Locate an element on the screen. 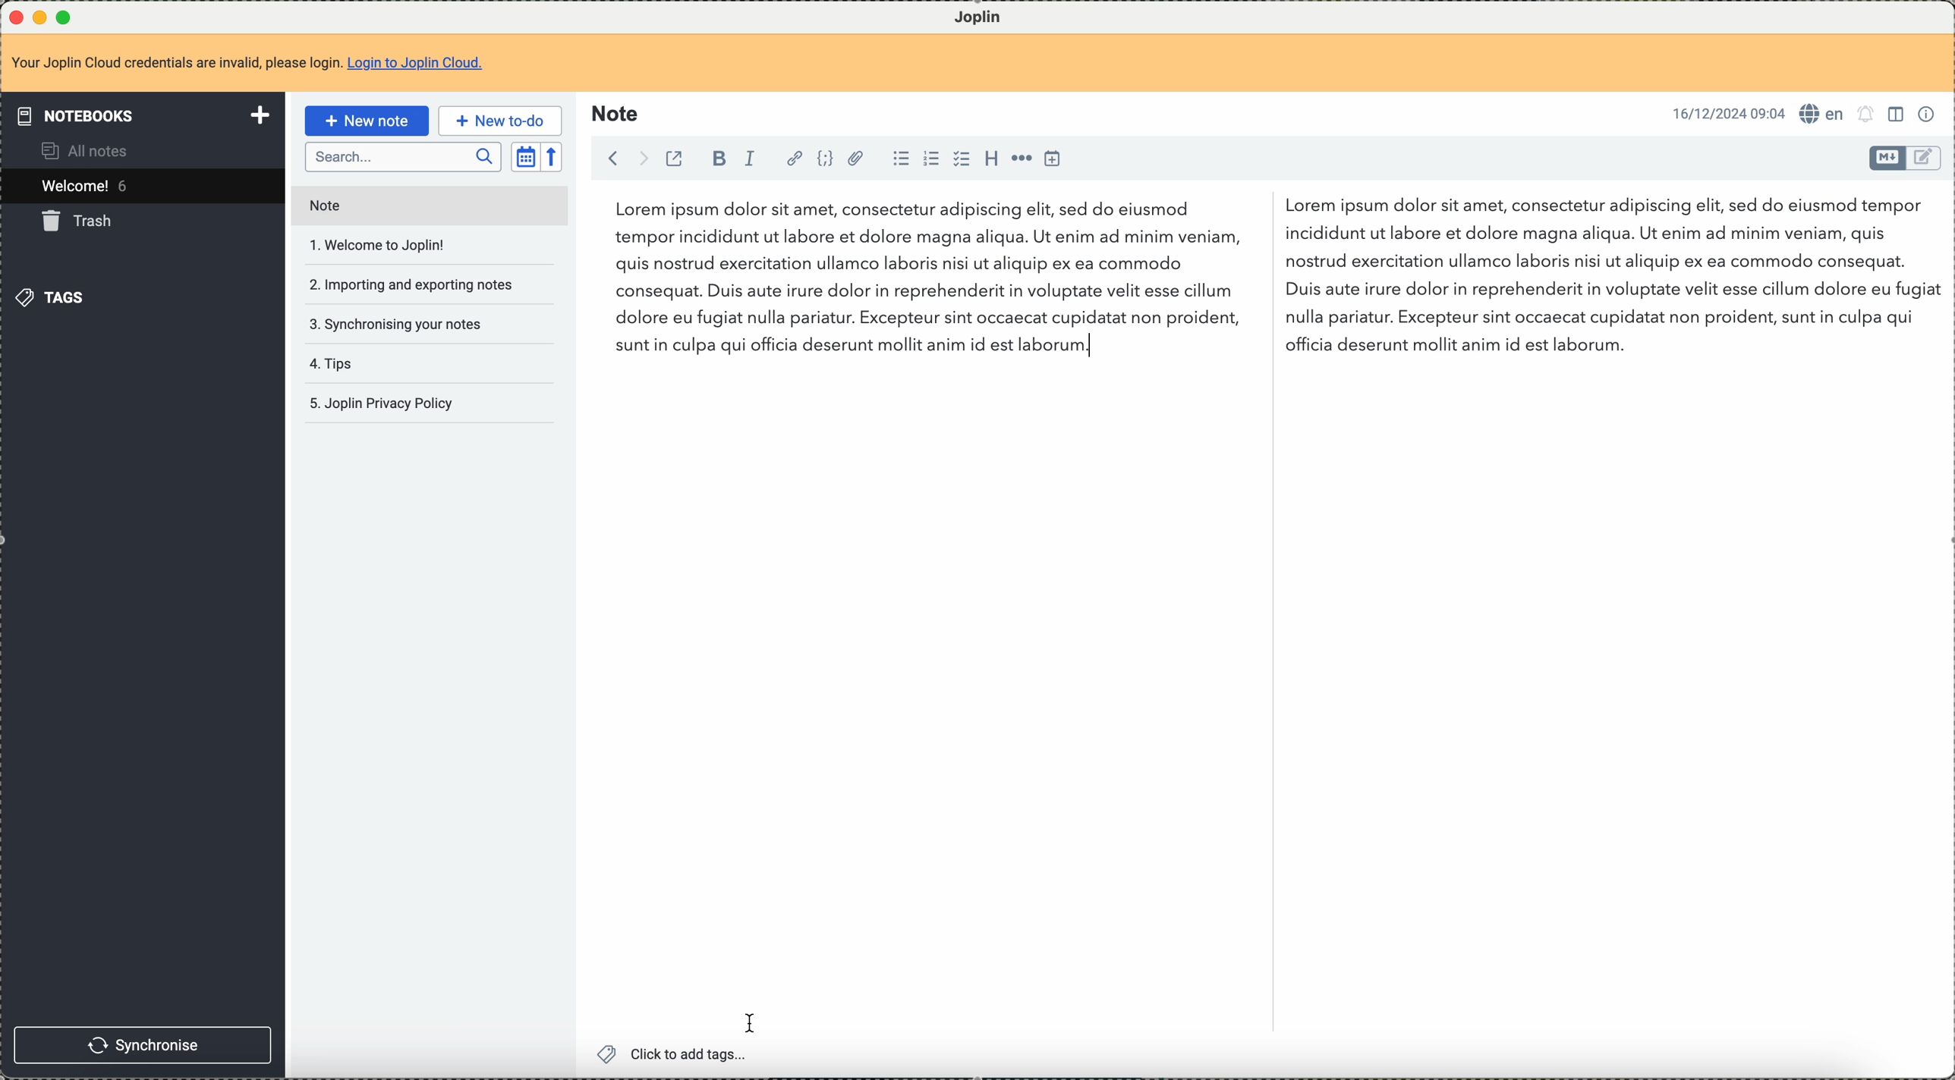 The height and width of the screenshot is (1080, 1955). set notifications is located at coordinates (1868, 115).